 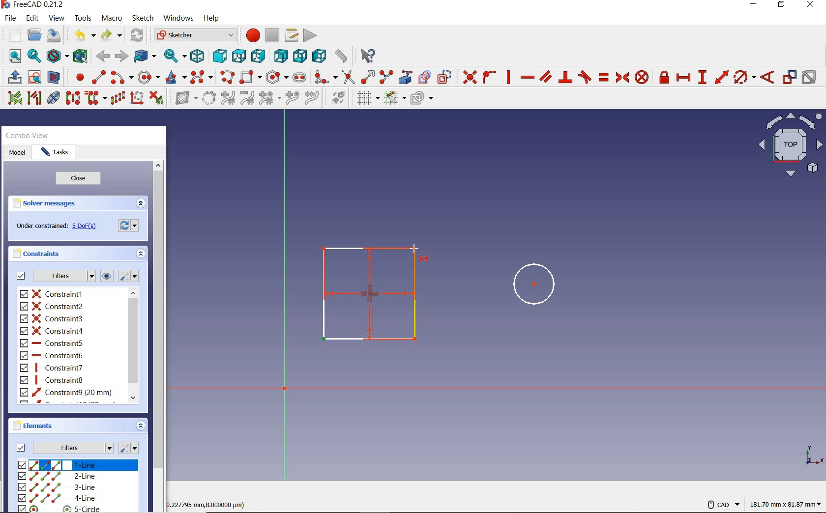 I want to click on constraints, so click(x=37, y=254).